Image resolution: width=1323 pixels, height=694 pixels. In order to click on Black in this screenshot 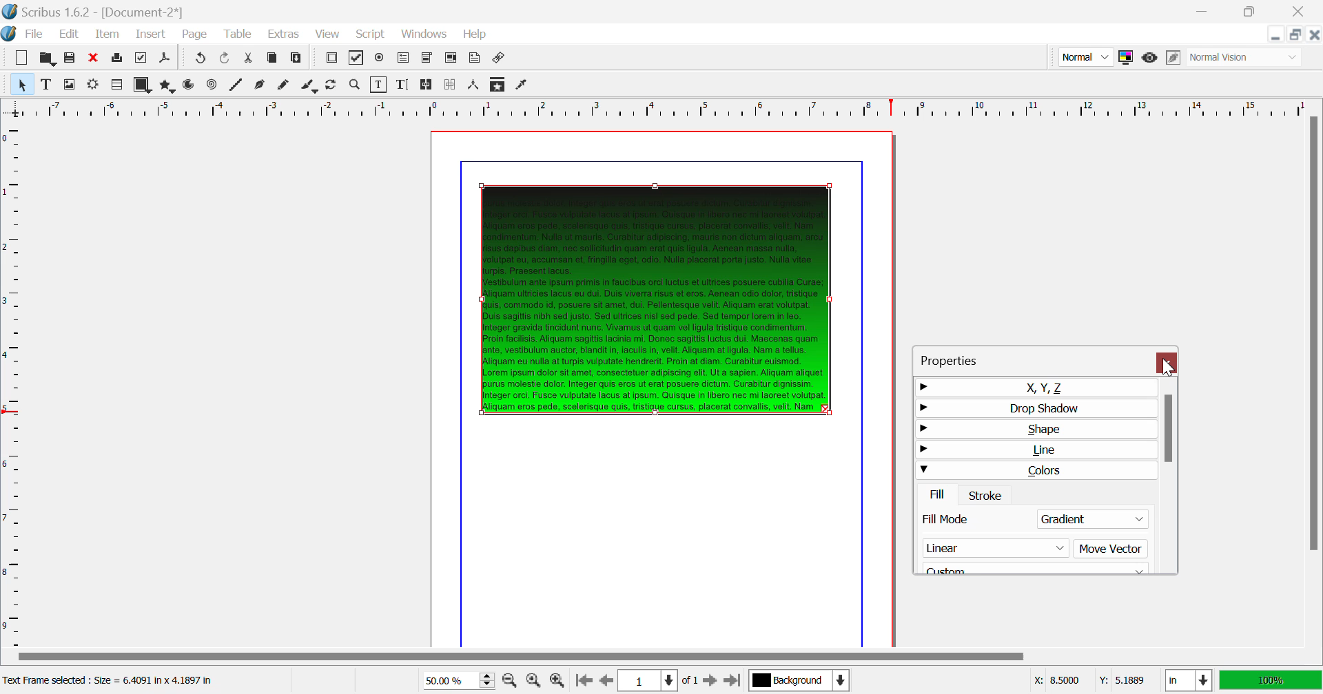, I will do `click(1036, 566)`.